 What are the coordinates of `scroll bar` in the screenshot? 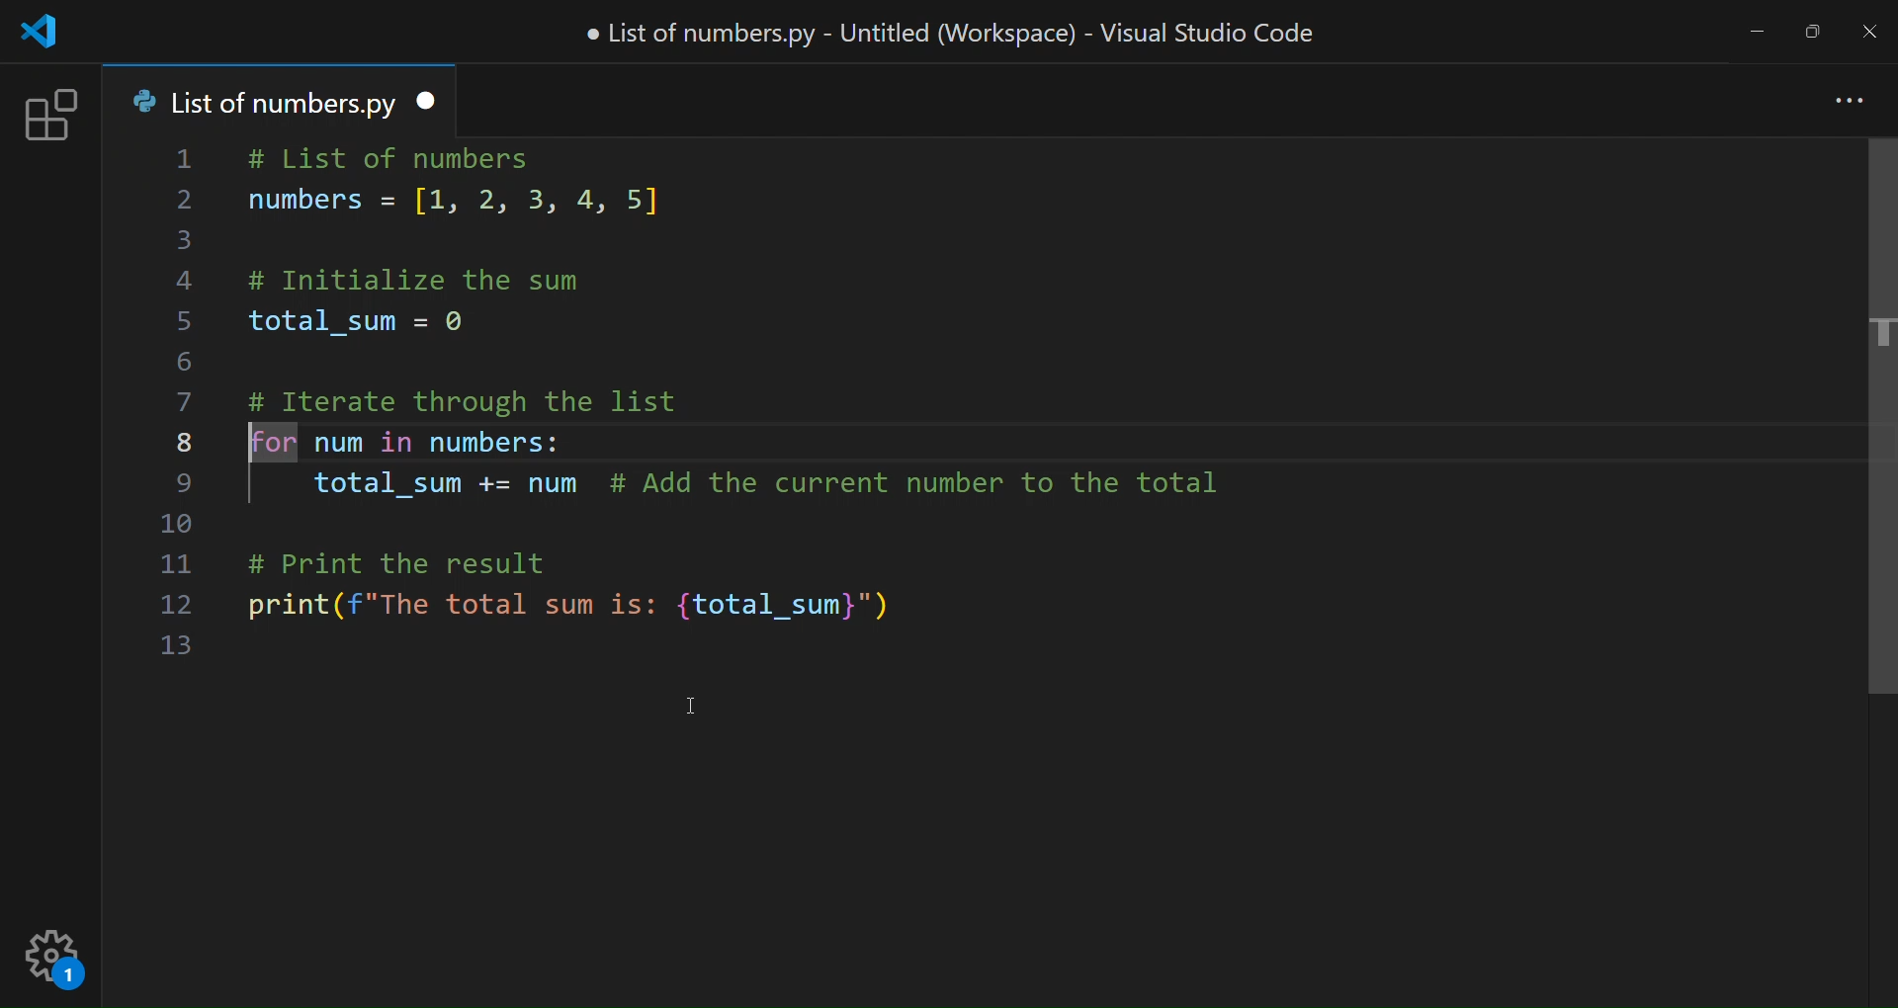 It's located at (1872, 420).